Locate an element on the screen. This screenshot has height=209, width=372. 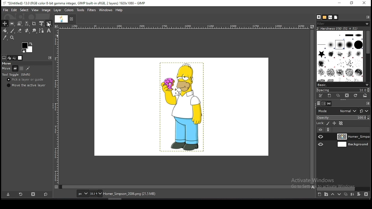
mouse pointer is located at coordinates (49, 24).